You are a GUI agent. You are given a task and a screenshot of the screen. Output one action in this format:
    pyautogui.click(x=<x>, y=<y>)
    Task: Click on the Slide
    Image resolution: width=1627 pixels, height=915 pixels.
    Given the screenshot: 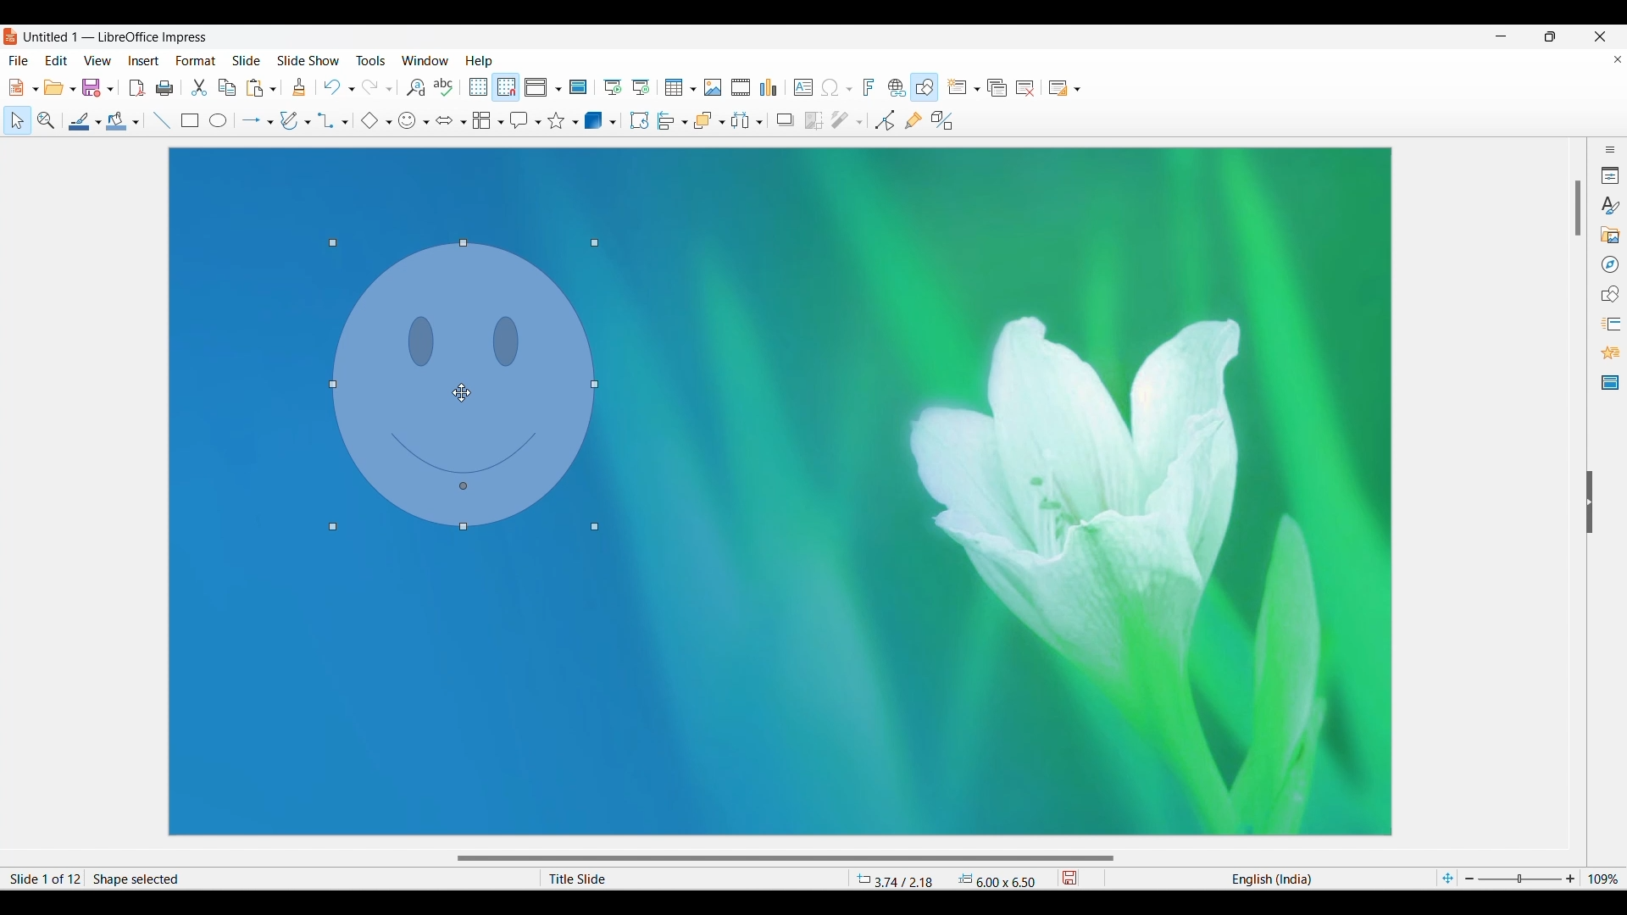 What is the action you would take?
    pyautogui.click(x=247, y=60)
    